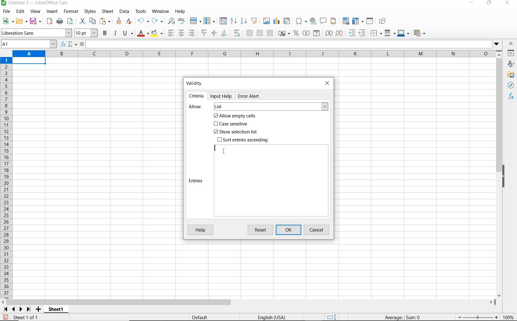  What do you see at coordinates (231, 124) in the screenshot?
I see `Case sensitive` at bounding box center [231, 124].